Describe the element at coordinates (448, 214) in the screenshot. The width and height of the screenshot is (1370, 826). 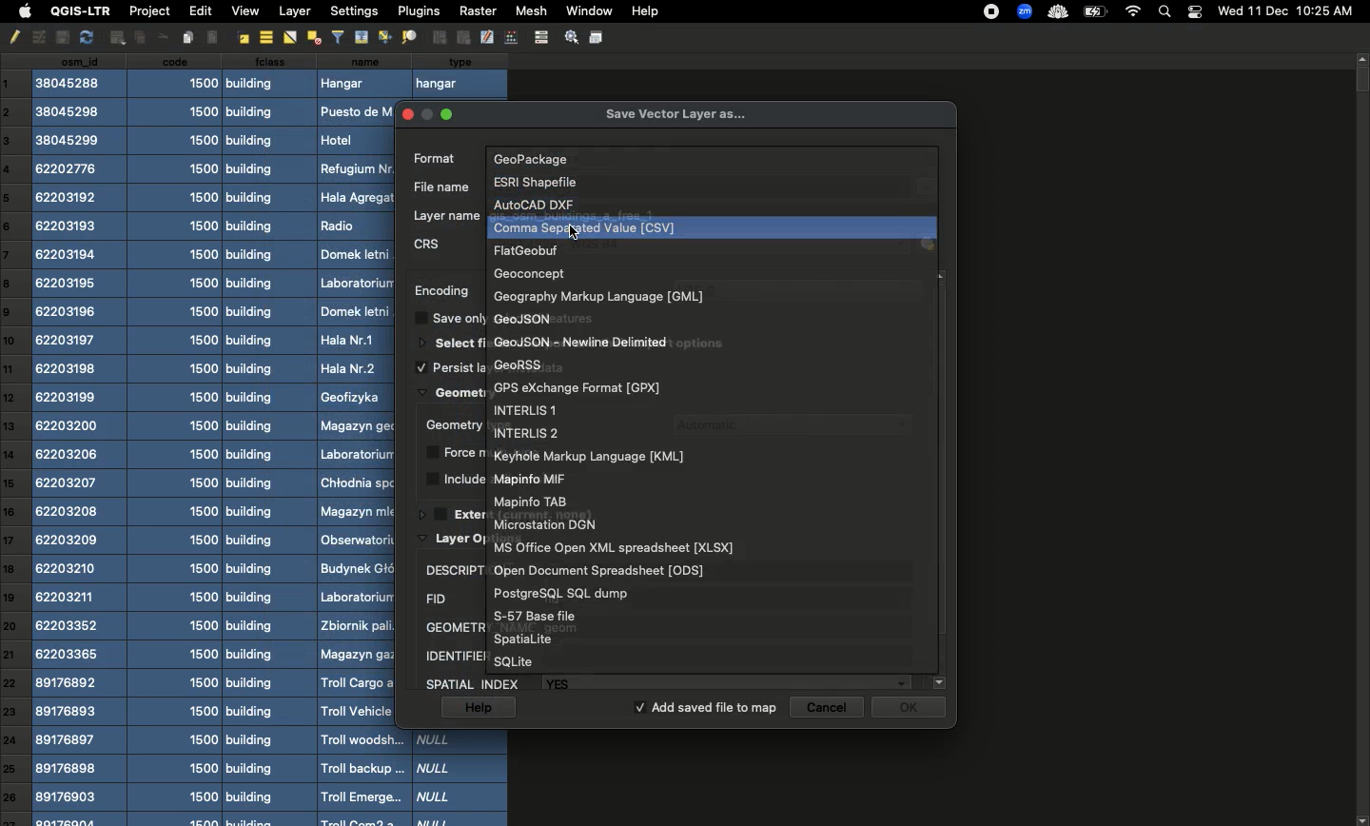
I see `Layer name` at that location.